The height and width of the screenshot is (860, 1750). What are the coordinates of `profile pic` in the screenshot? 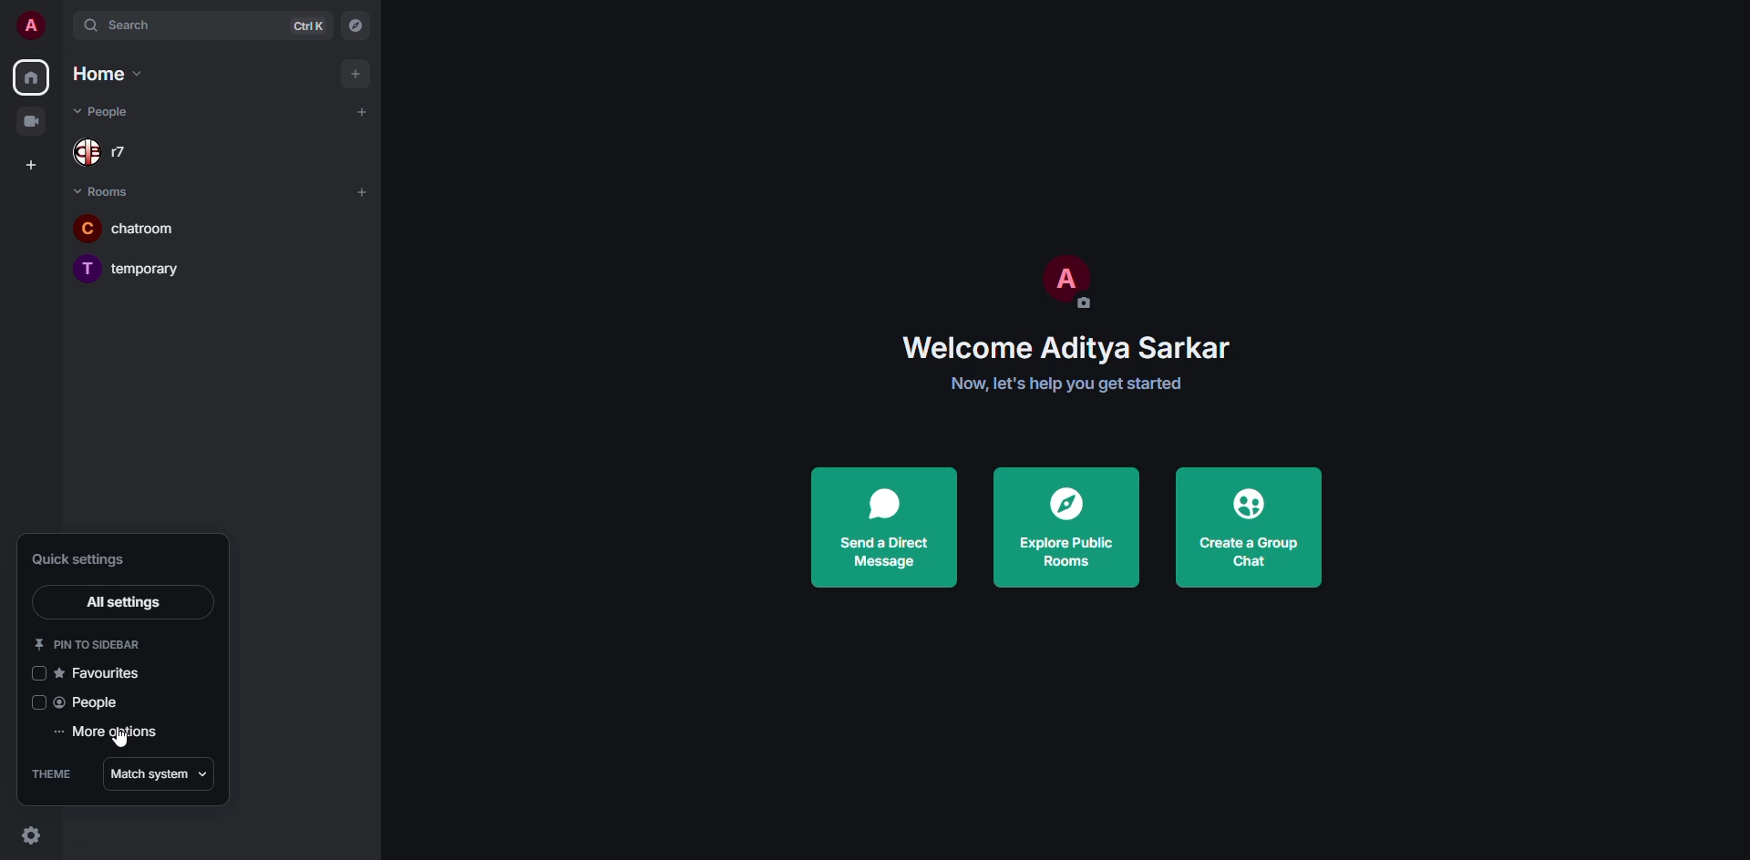 It's located at (1065, 282).